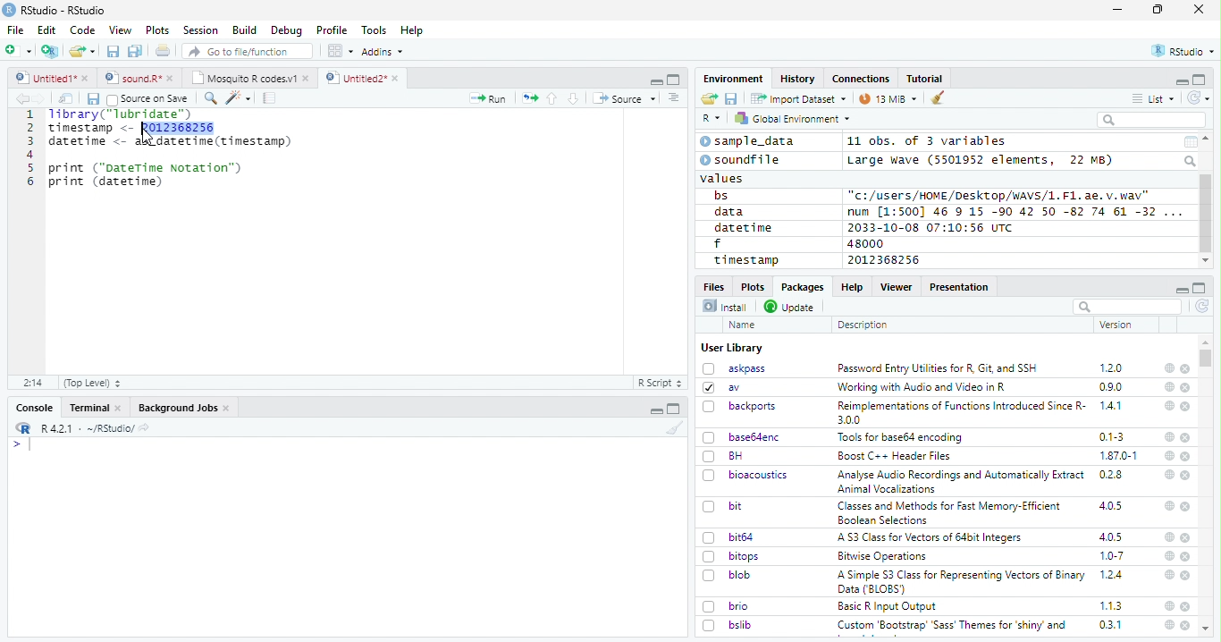  Describe the element at coordinates (1186, 407) in the screenshot. I see `close` at that location.